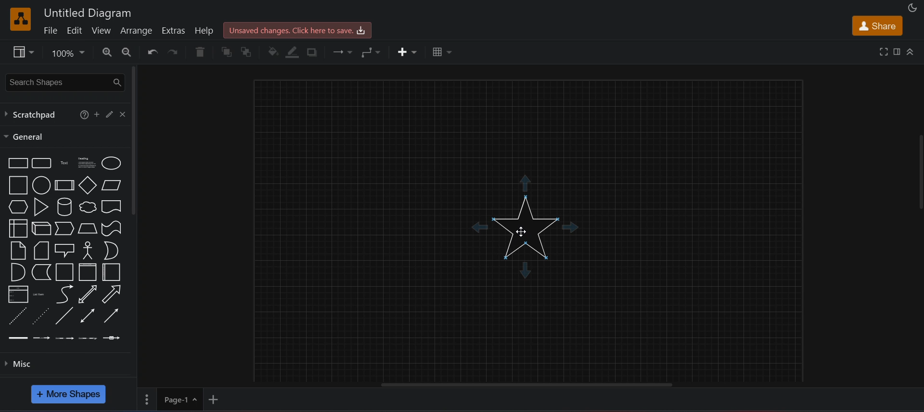 The image size is (924, 412). Describe the element at coordinates (112, 206) in the screenshot. I see `document` at that location.